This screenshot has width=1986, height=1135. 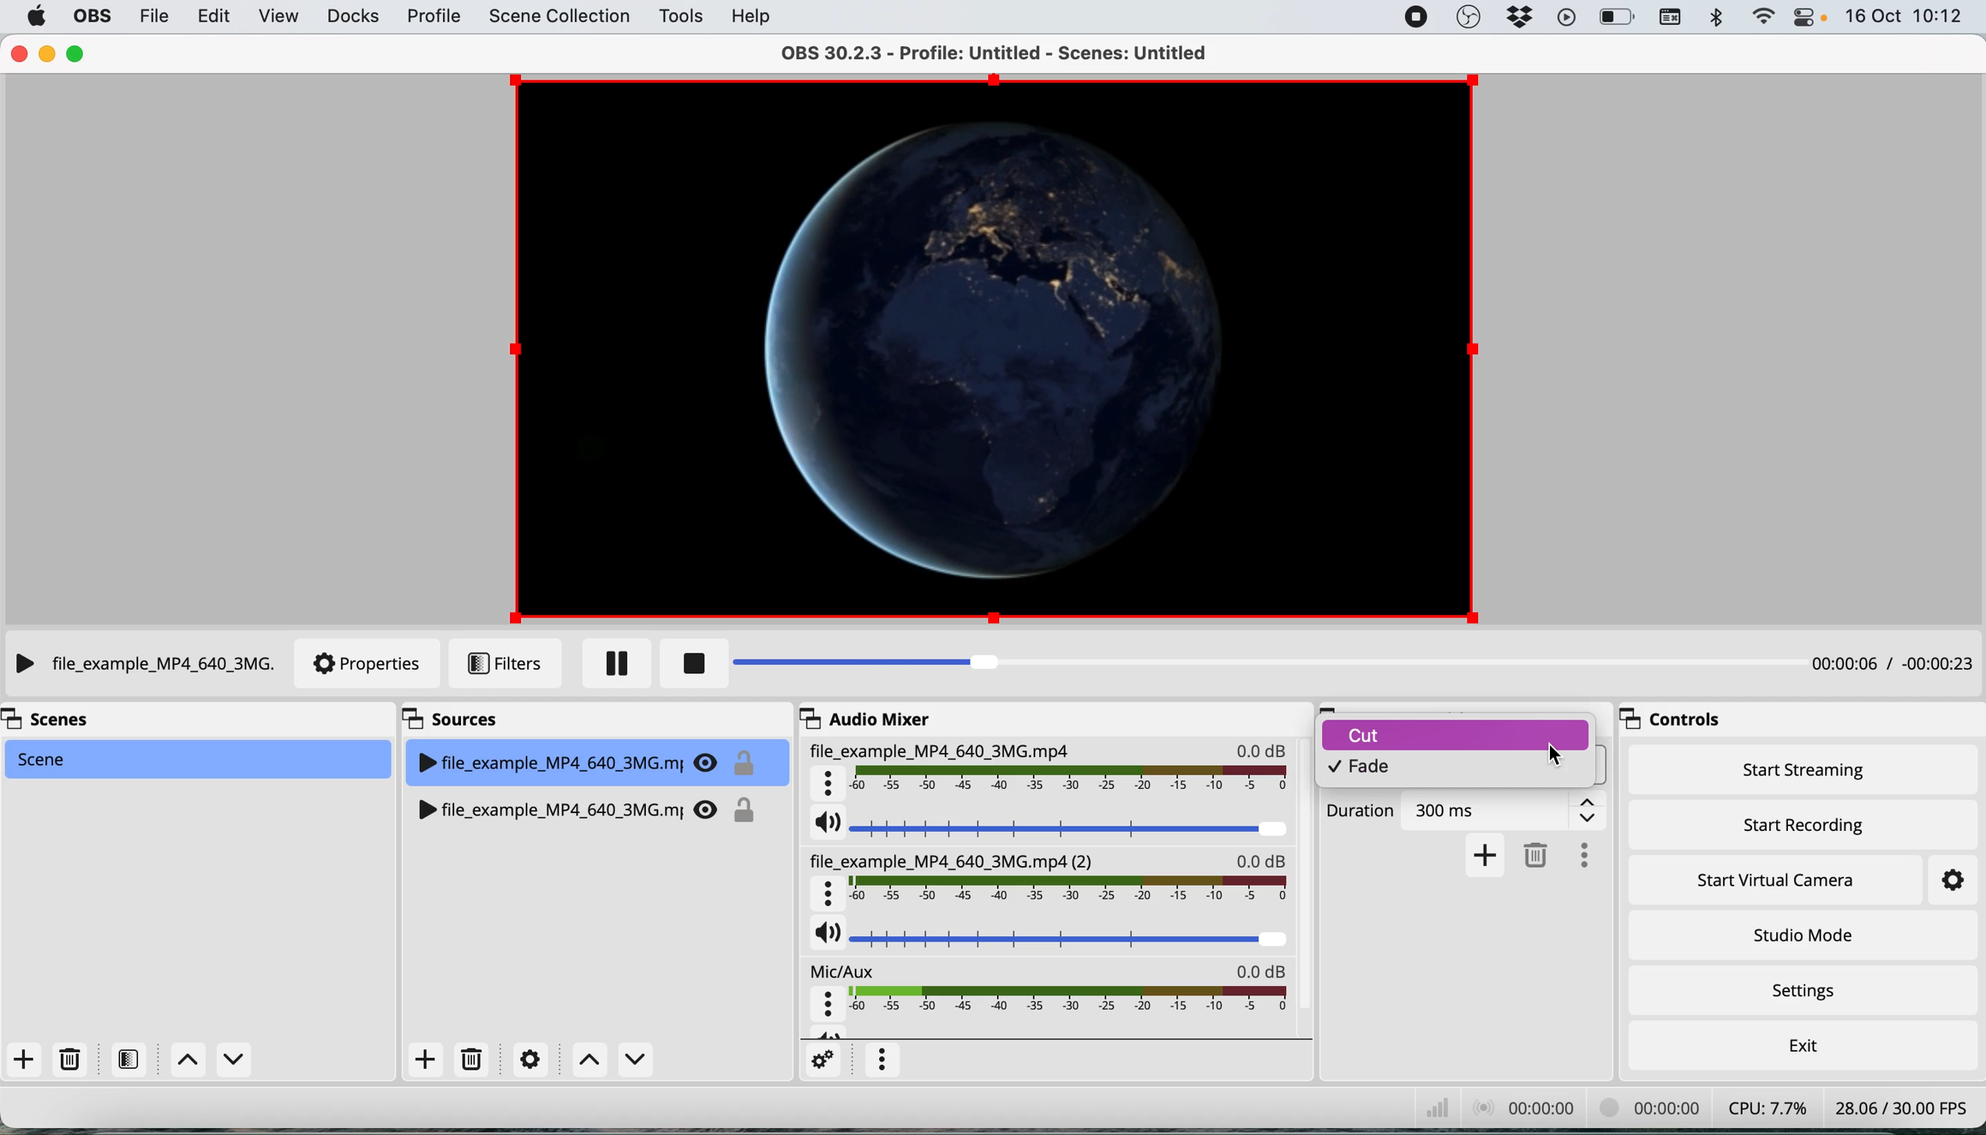 I want to click on CPU: 7.7%, so click(x=1762, y=1107).